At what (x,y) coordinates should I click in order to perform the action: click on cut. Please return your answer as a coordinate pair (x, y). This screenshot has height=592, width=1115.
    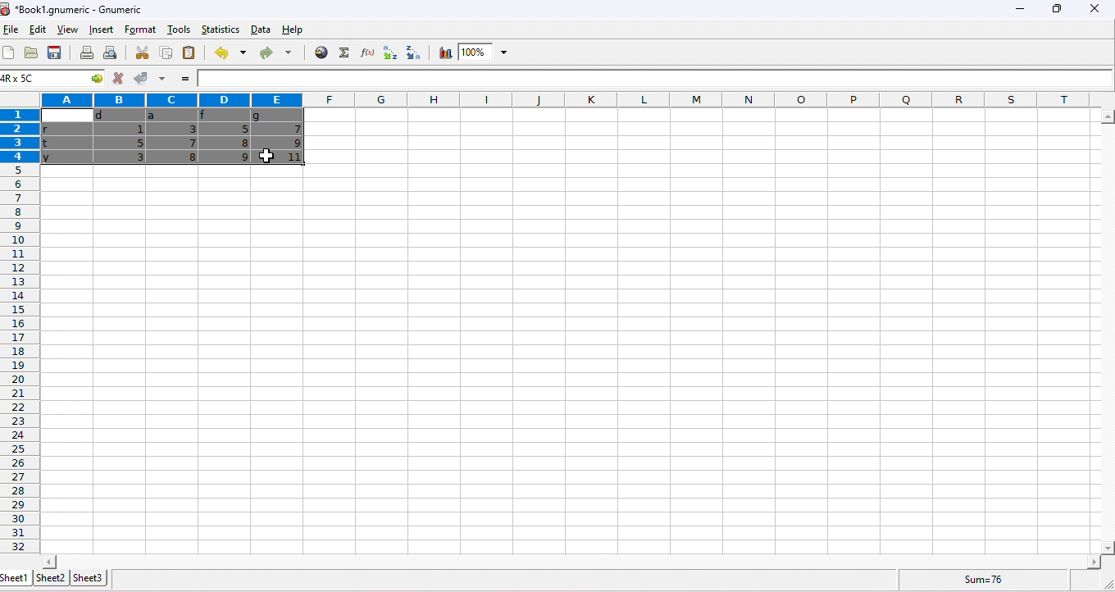
    Looking at the image, I should click on (143, 52).